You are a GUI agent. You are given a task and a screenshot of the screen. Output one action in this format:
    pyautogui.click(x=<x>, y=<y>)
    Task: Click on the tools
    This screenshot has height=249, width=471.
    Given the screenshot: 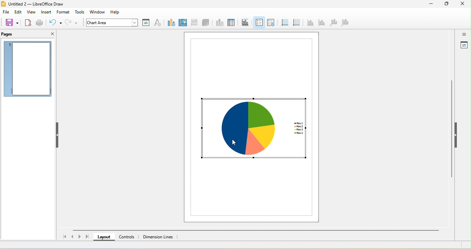 What is the action you would take?
    pyautogui.click(x=80, y=12)
    